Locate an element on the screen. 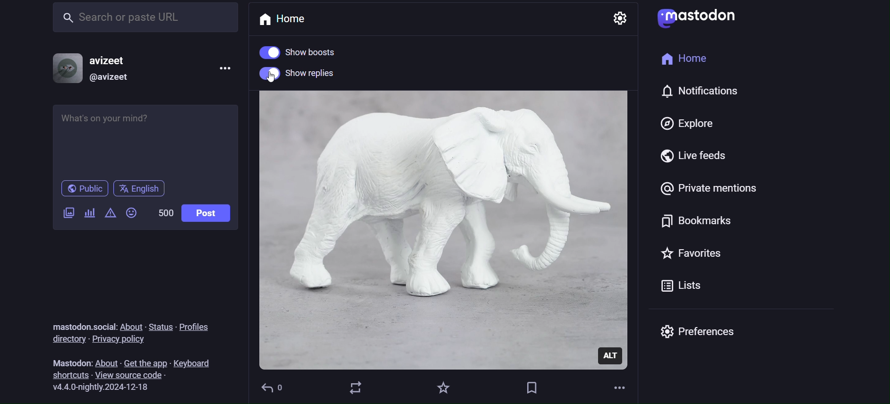  post picture is located at coordinates (444, 215).